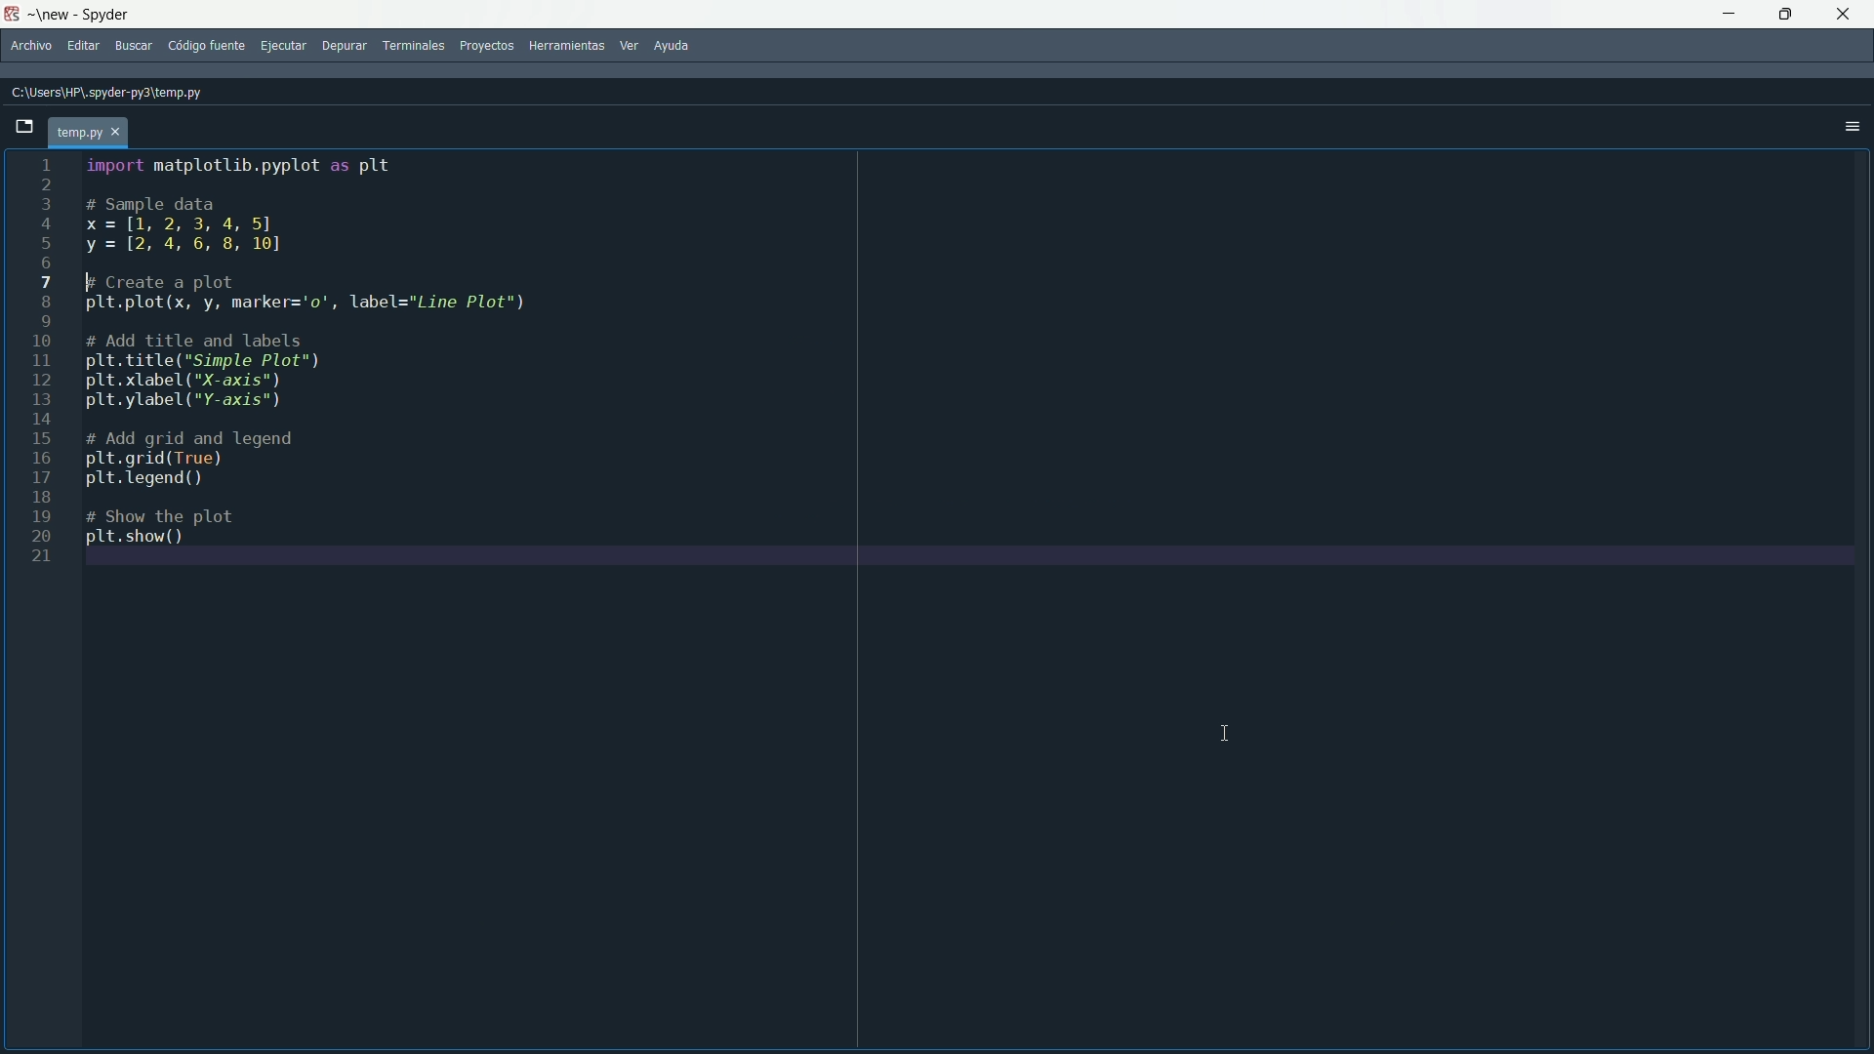 Image resolution: width=1874 pixels, height=1054 pixels. I want to click on ejecutar, so click(284, 47).